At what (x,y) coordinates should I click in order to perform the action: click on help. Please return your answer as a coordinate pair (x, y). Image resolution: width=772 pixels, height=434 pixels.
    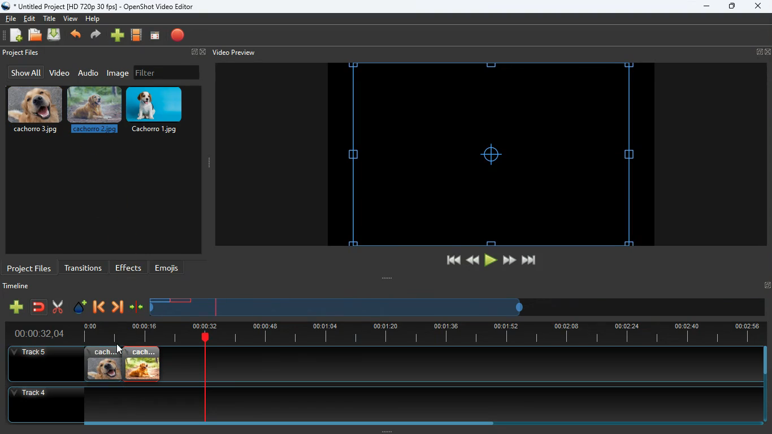
    Looking at the image, I should click on (92, 20).